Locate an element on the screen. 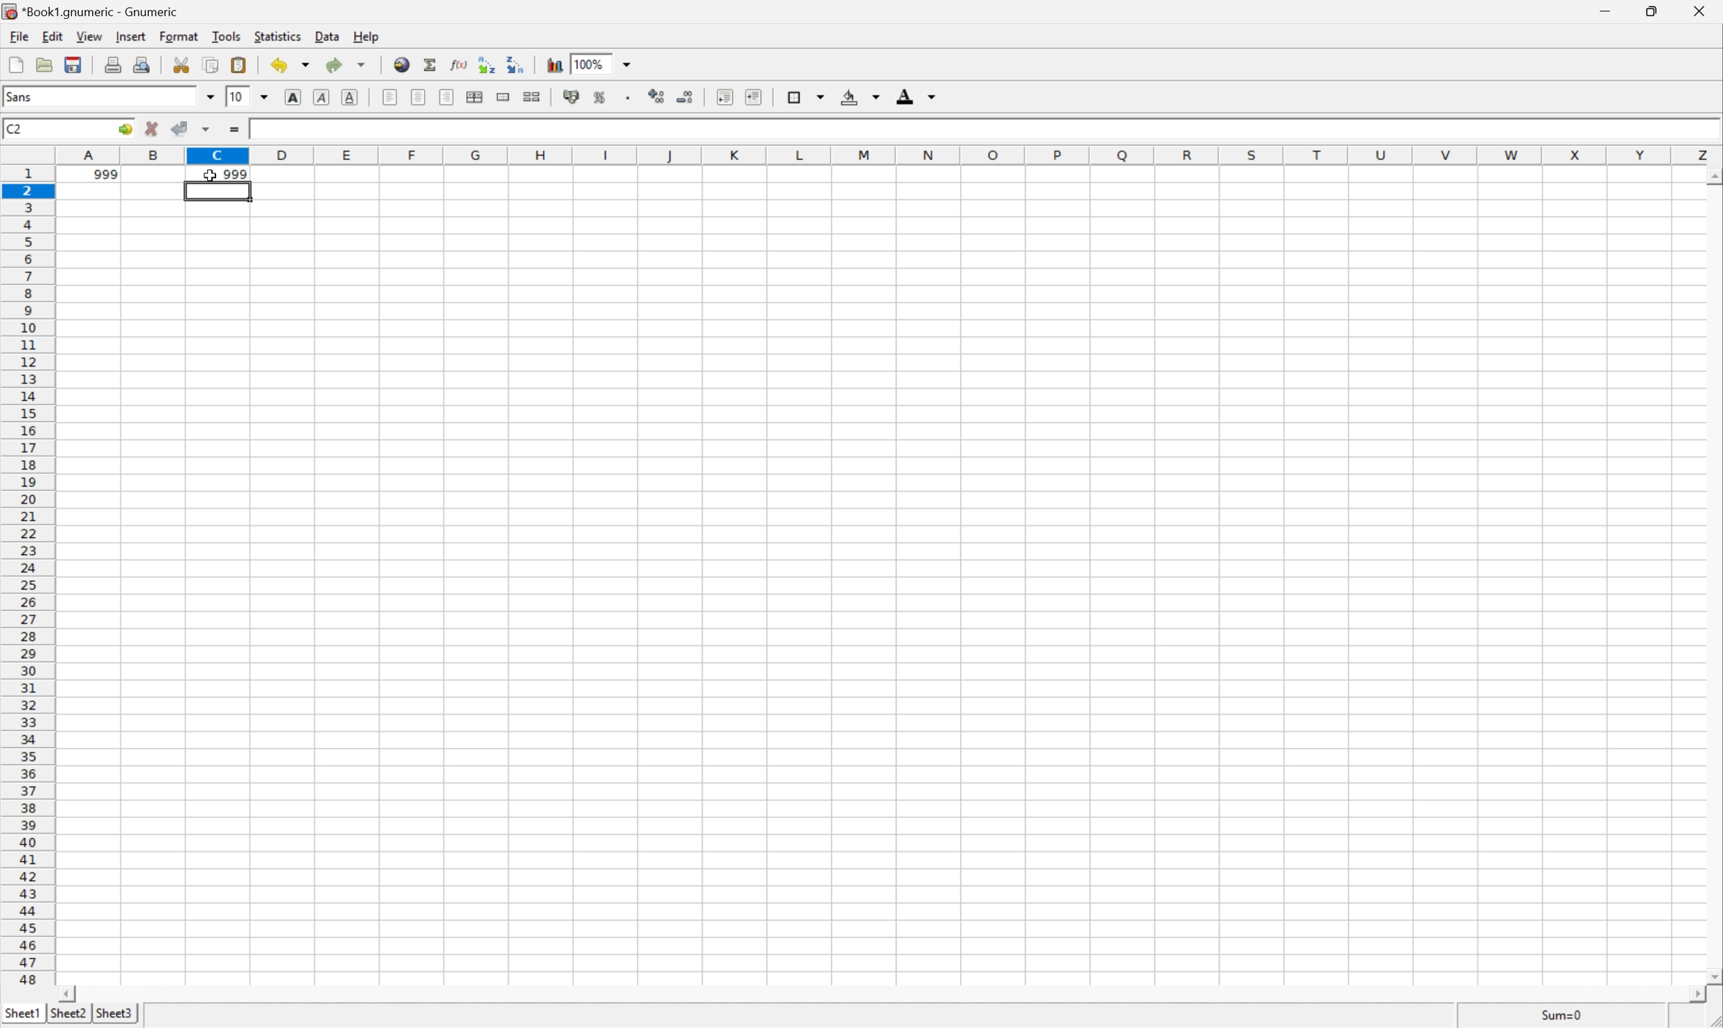 The height and width of the screenshot is (1028, 1723). Sort the selected region in descending order based on the first column selected is located at coordinates (514, 64).